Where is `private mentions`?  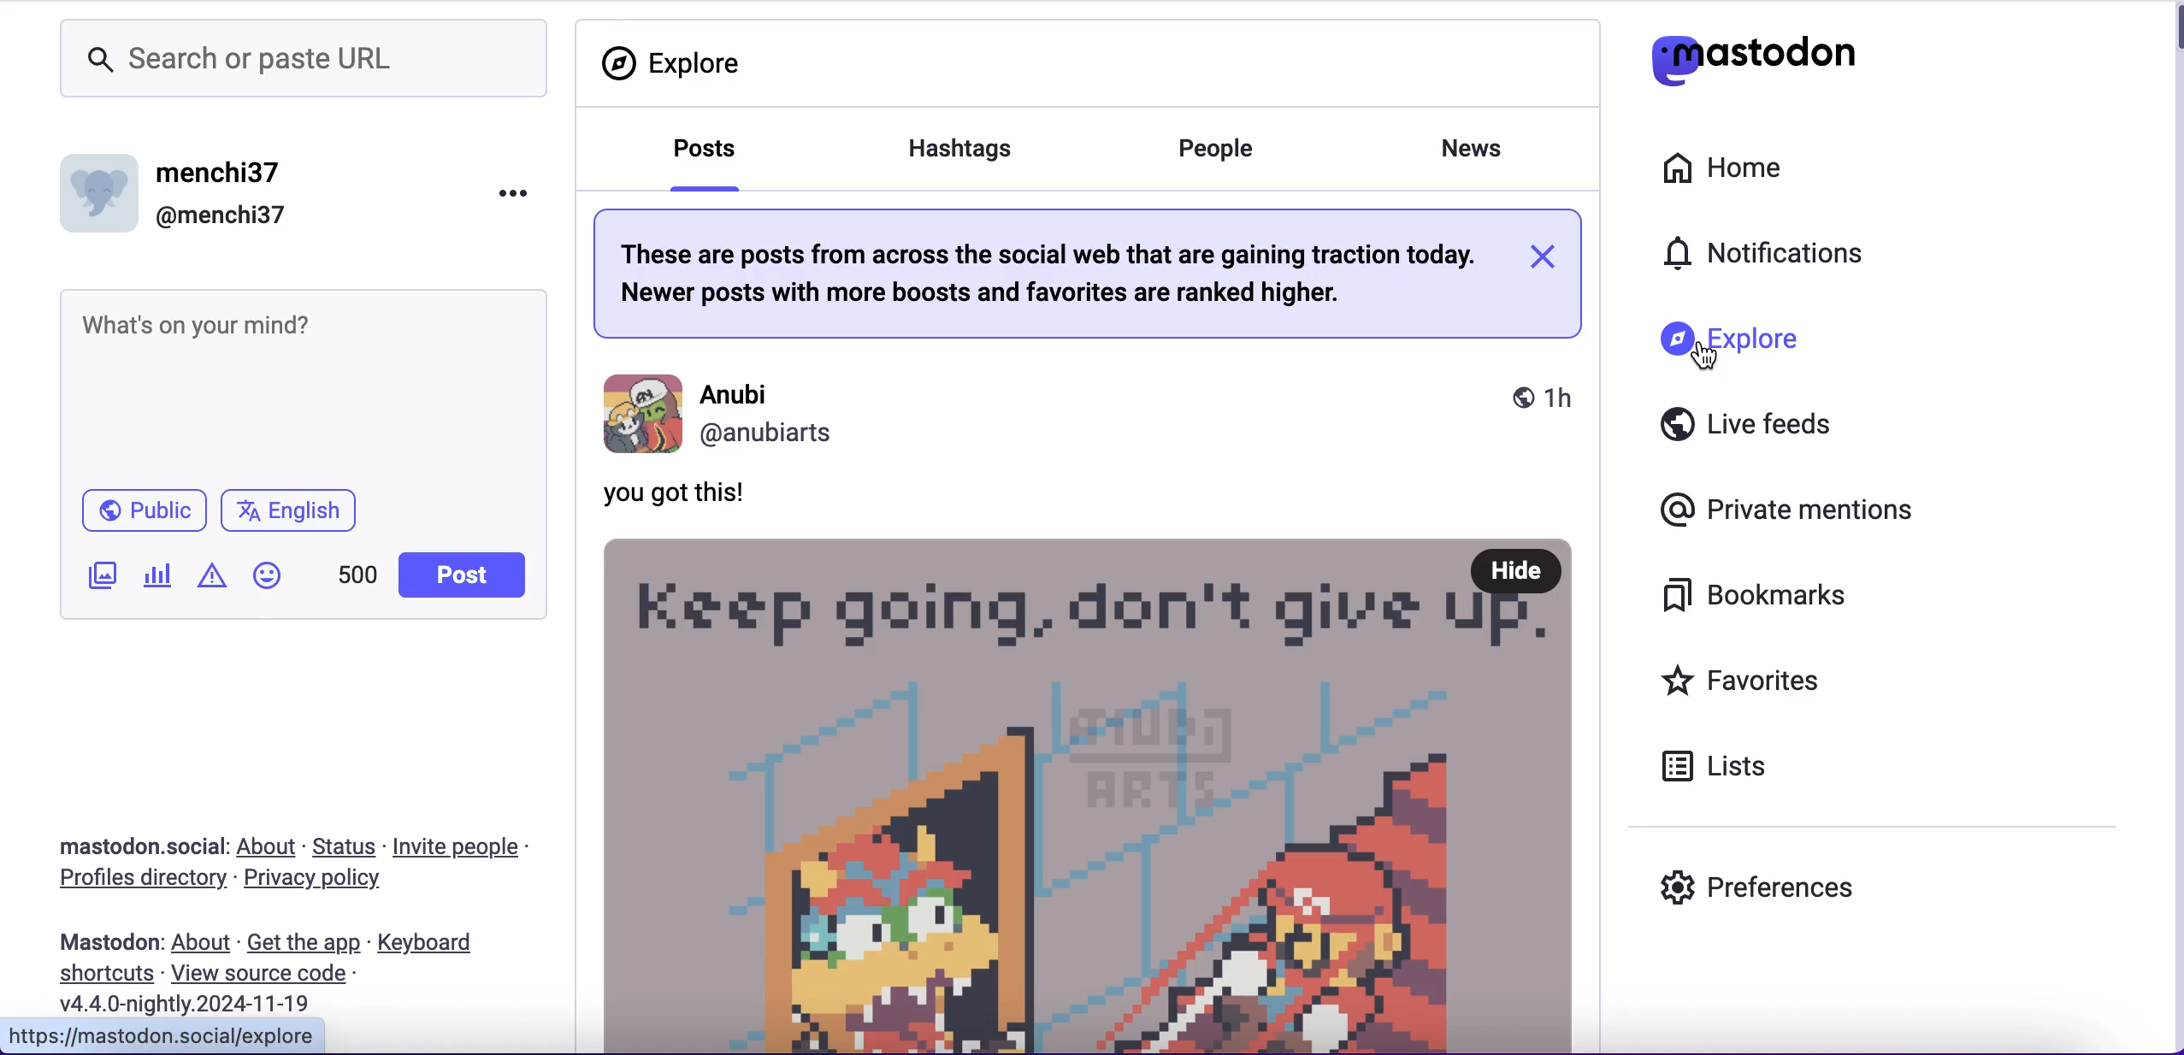
private mentions is located at coordinates (1781, 514).